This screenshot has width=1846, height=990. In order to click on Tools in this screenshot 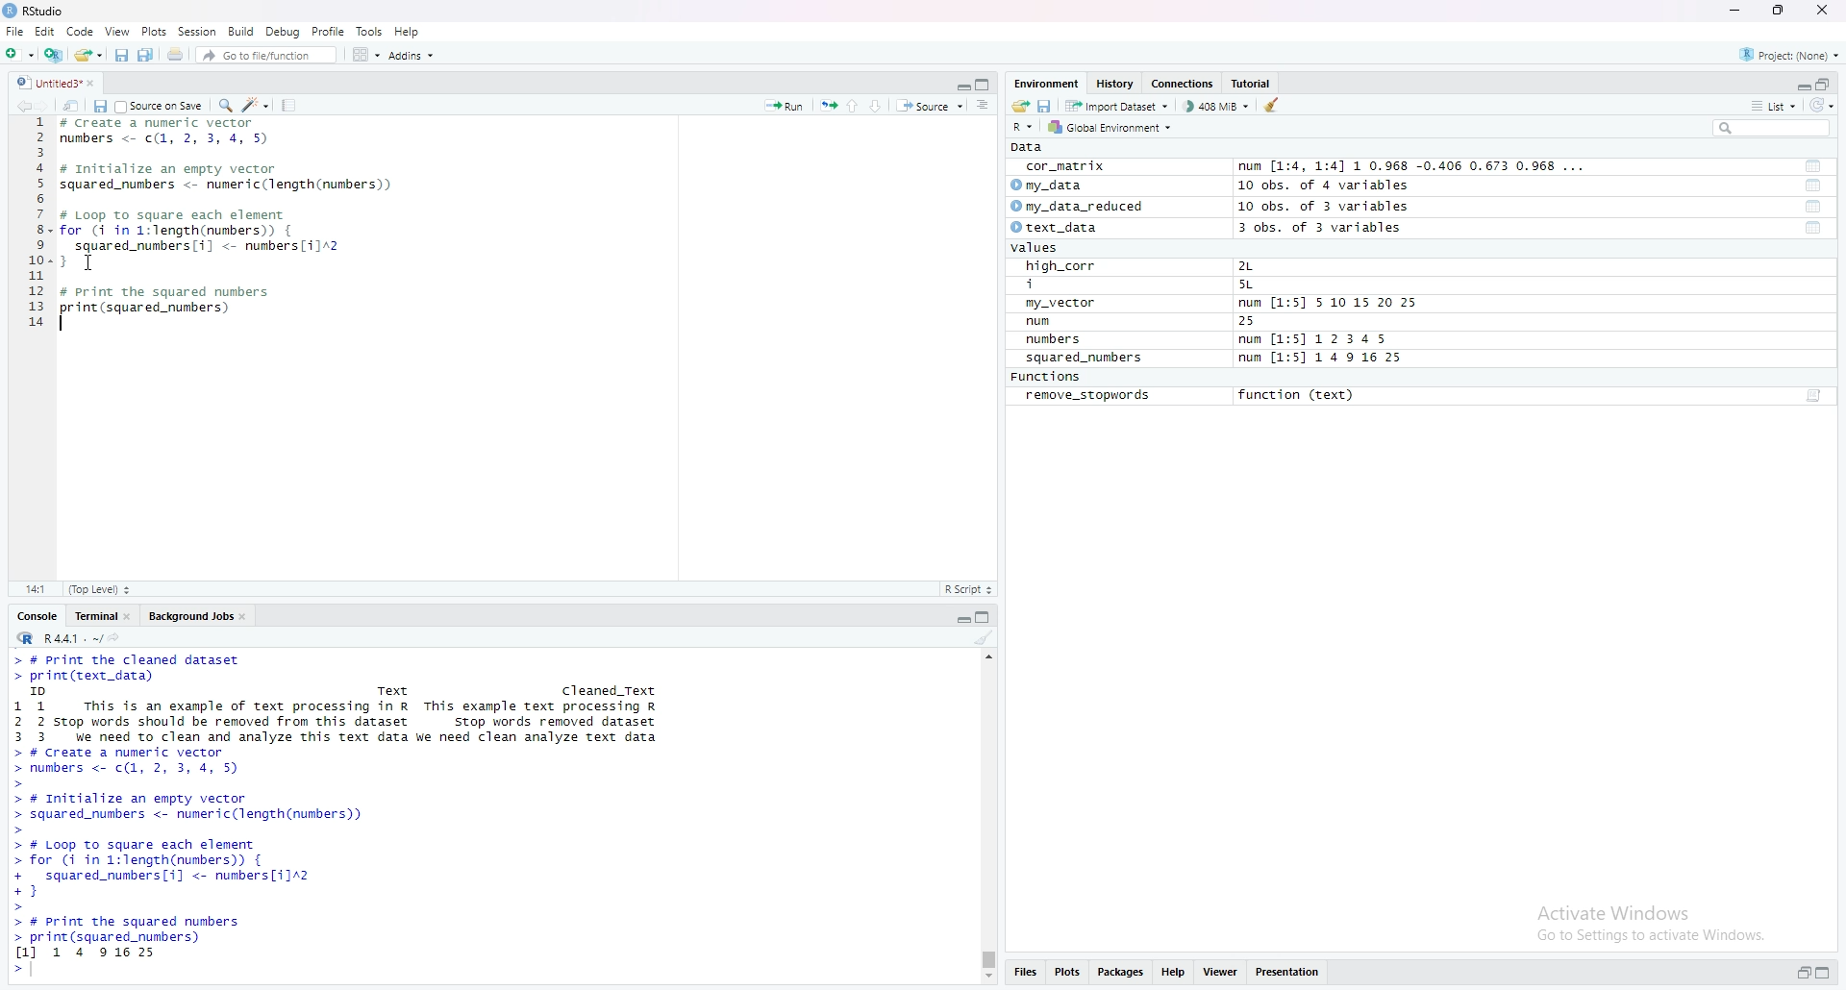, I will do `click(370, 31)`.